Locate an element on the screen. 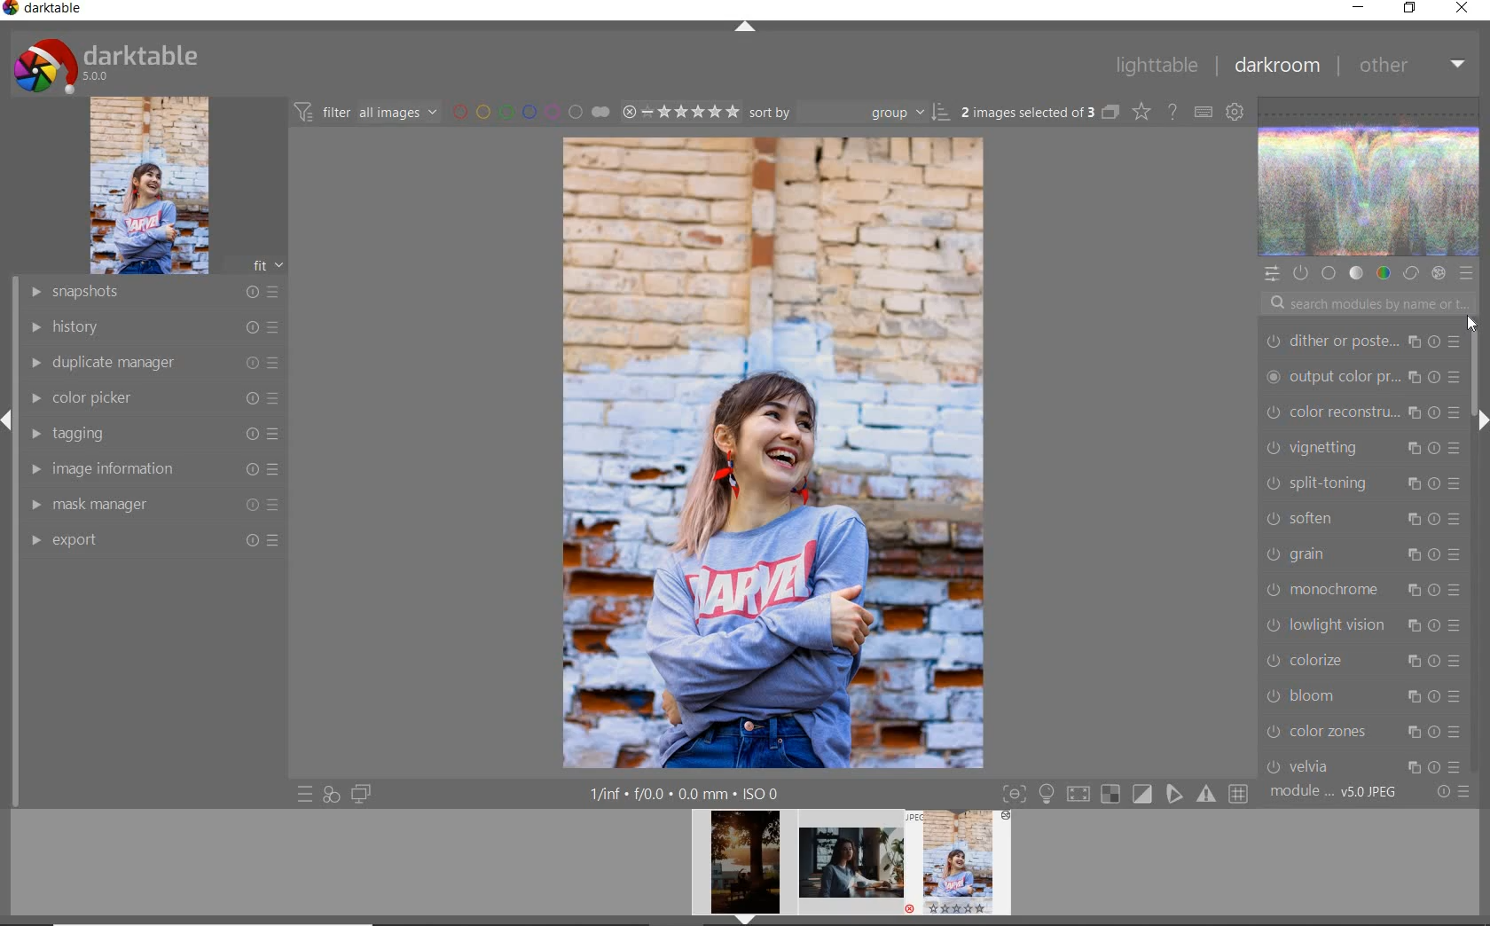 The image size is (1490, 926). MINIMIZE is located at coordinates (1358, 8).